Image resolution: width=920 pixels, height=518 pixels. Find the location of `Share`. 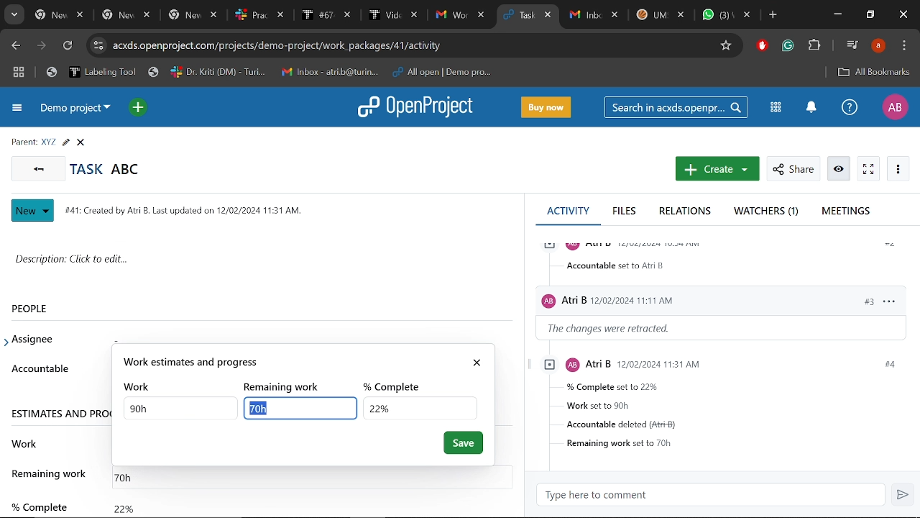

Share is located at coordinates (792, 169).